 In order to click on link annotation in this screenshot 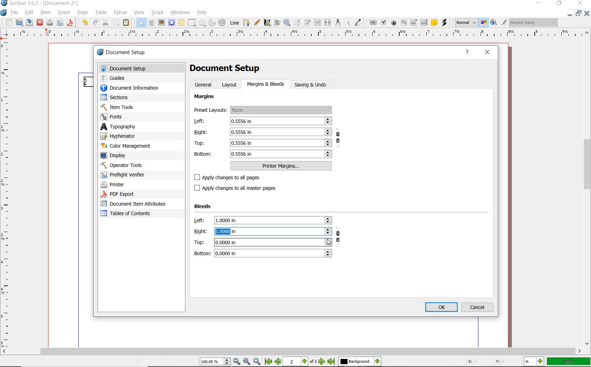, I will do `click(445, 23)`.